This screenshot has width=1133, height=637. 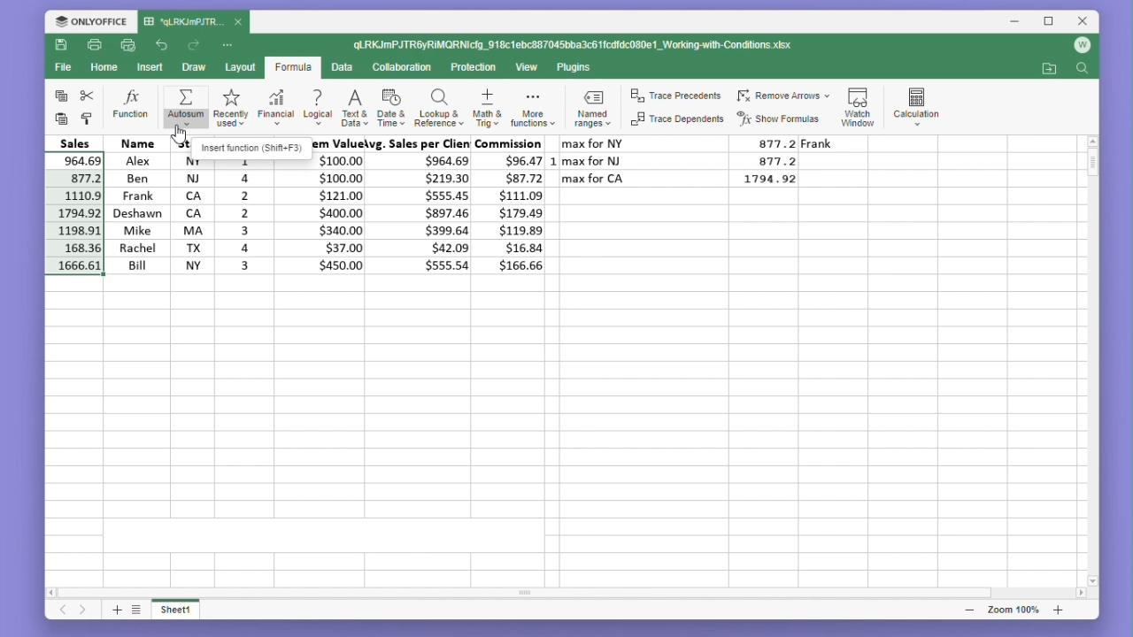 I want to click on Redo, so click(x=195, y=45).